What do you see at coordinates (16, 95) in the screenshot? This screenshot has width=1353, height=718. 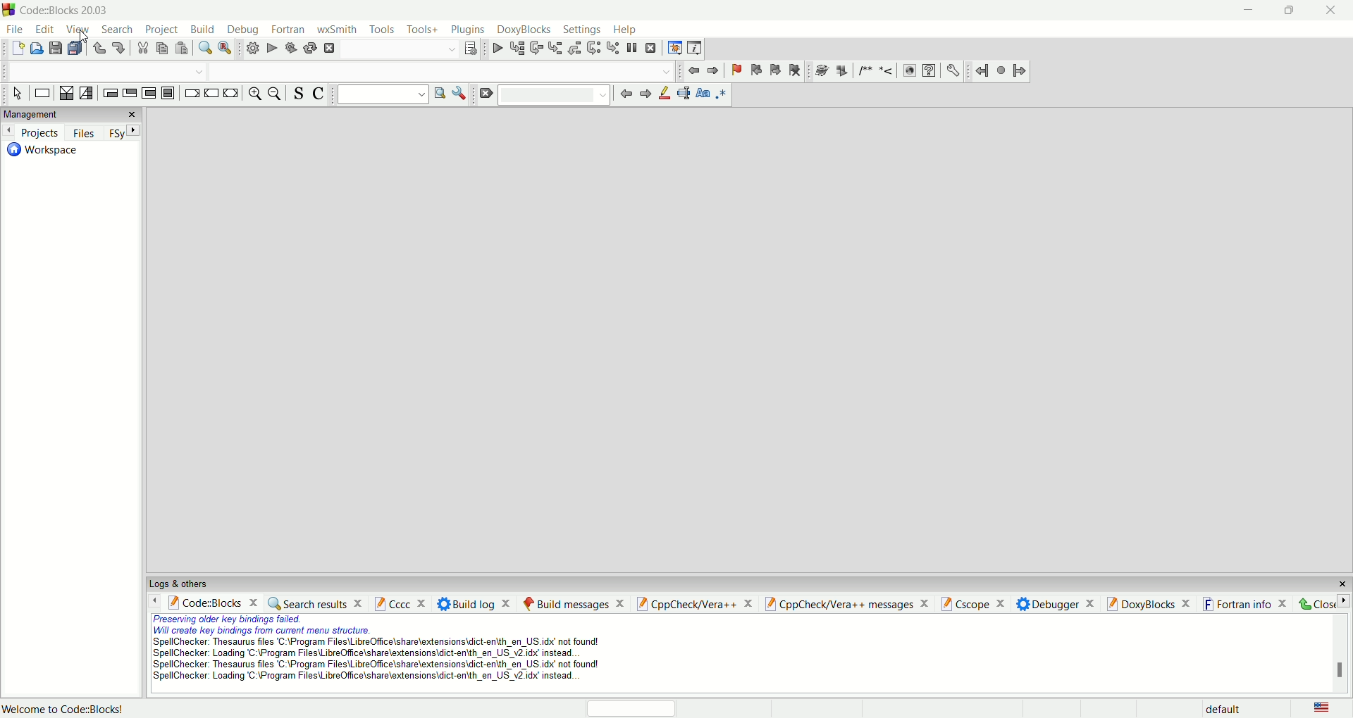 I see `select` at bounding box center [16, 95].